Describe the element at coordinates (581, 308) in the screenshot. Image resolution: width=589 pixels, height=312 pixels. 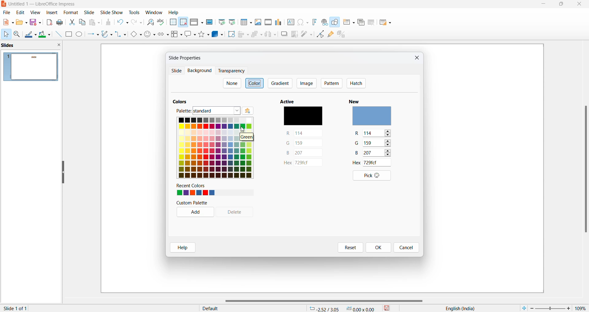
I see `zoom percentage` at that location.